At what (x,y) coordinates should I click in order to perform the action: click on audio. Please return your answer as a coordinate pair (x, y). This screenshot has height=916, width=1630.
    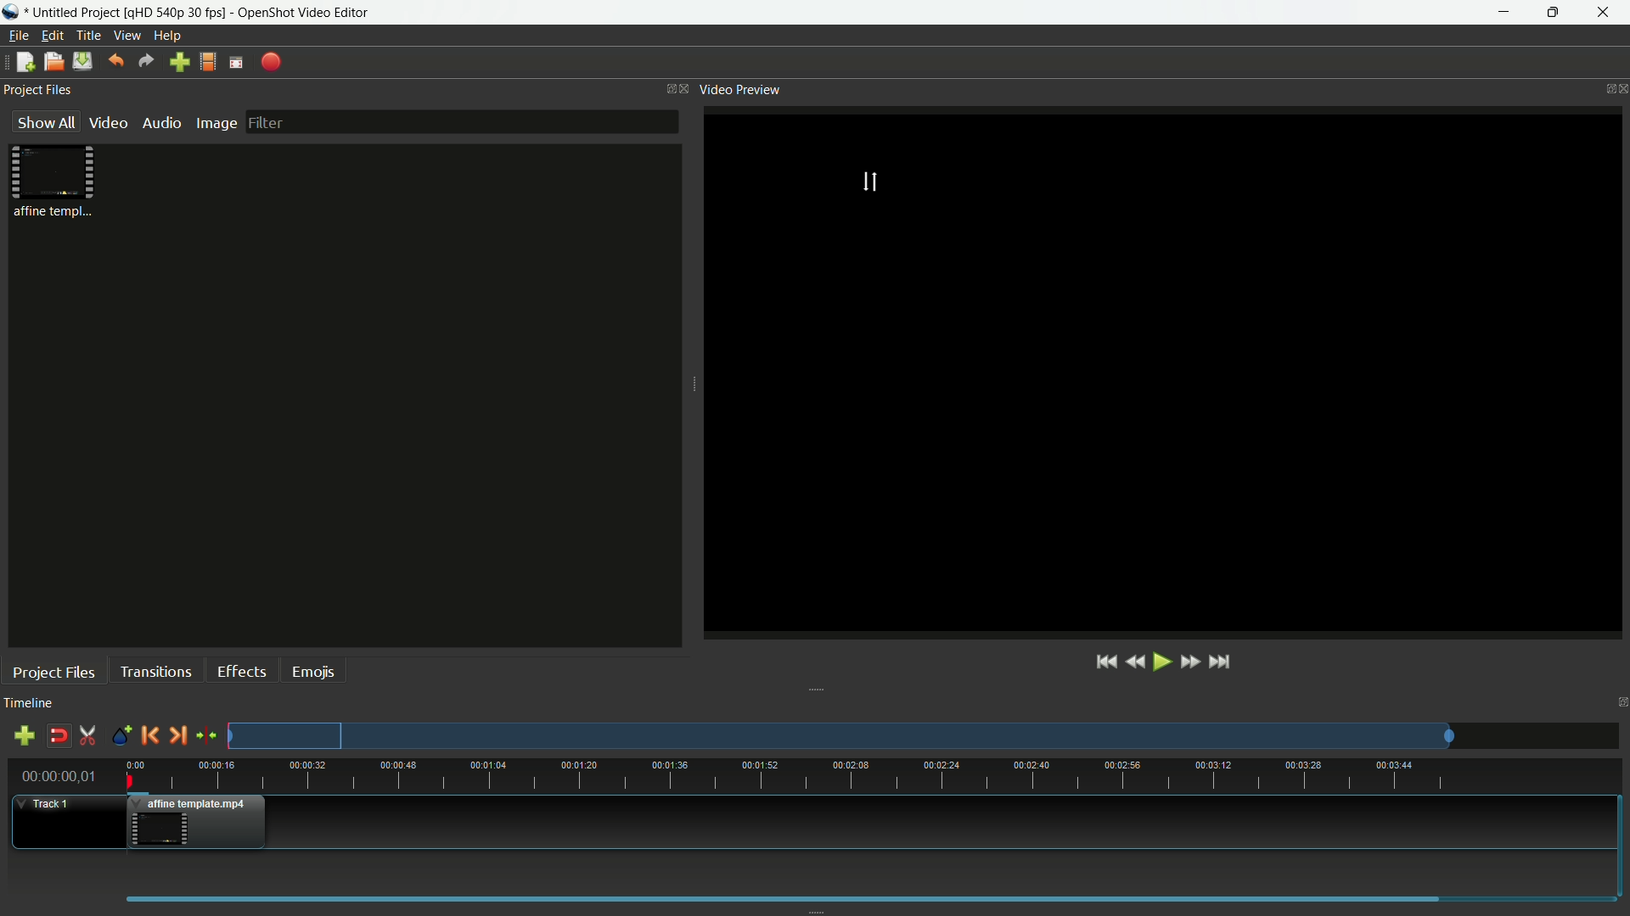
    Looking at the image, I should click on (162, 122).